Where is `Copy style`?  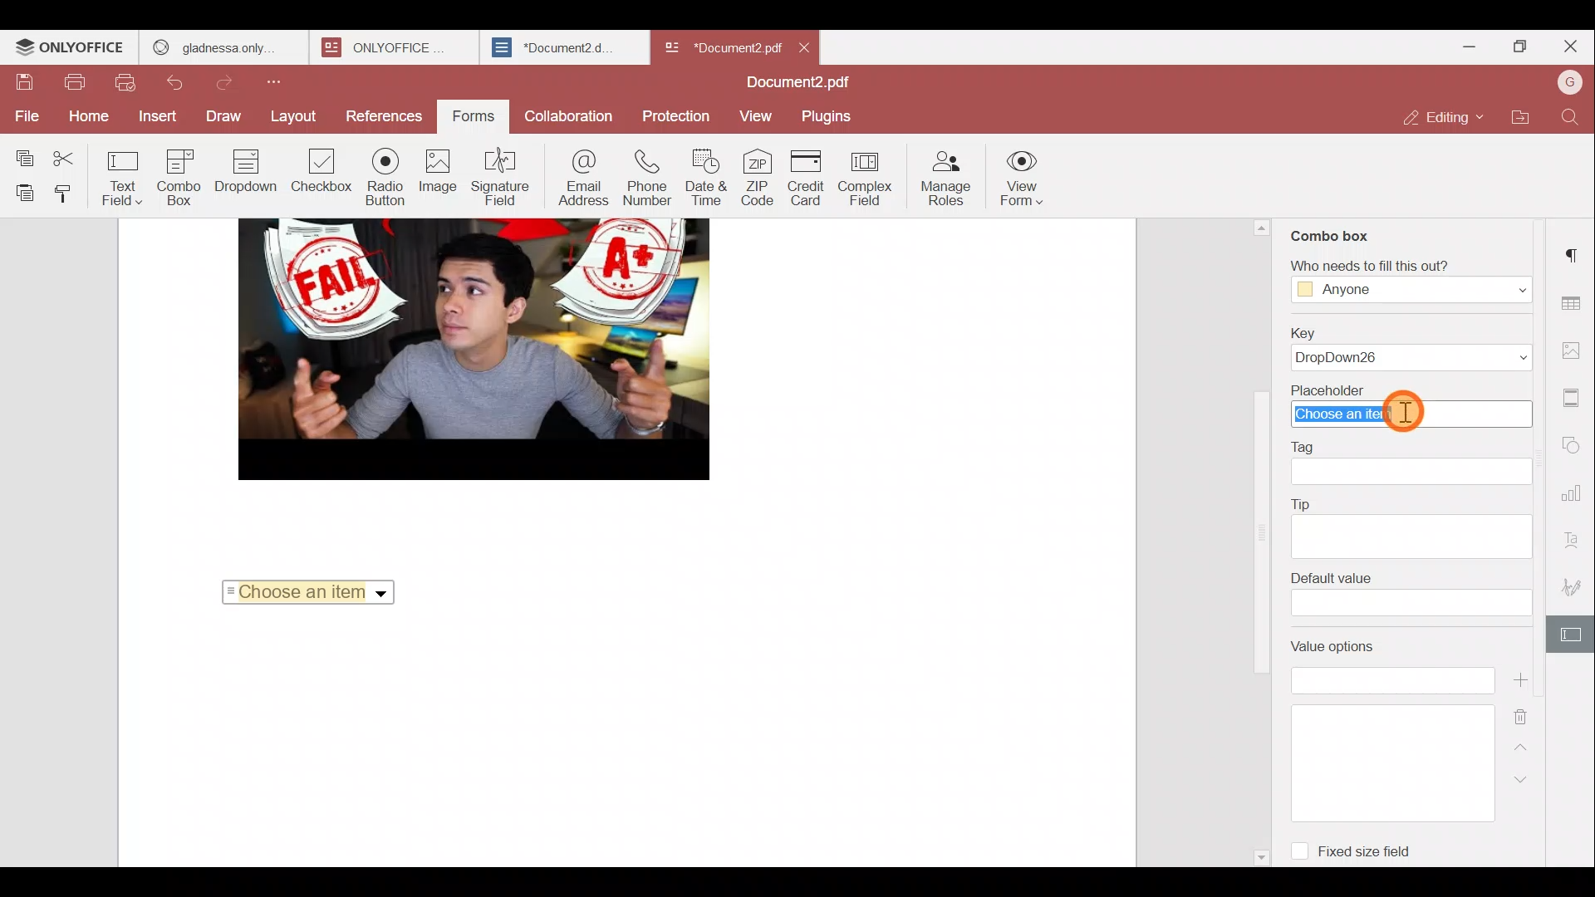
Copy style is located at coordinates (71, 194).